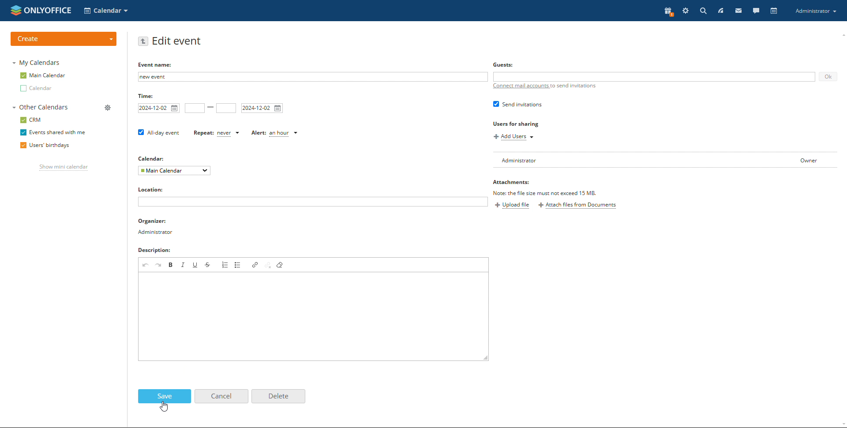 This screenshot has width=847, height=428. Describe the element at coordinates (108, 108) in the screenshot. I see `manage` at that location.